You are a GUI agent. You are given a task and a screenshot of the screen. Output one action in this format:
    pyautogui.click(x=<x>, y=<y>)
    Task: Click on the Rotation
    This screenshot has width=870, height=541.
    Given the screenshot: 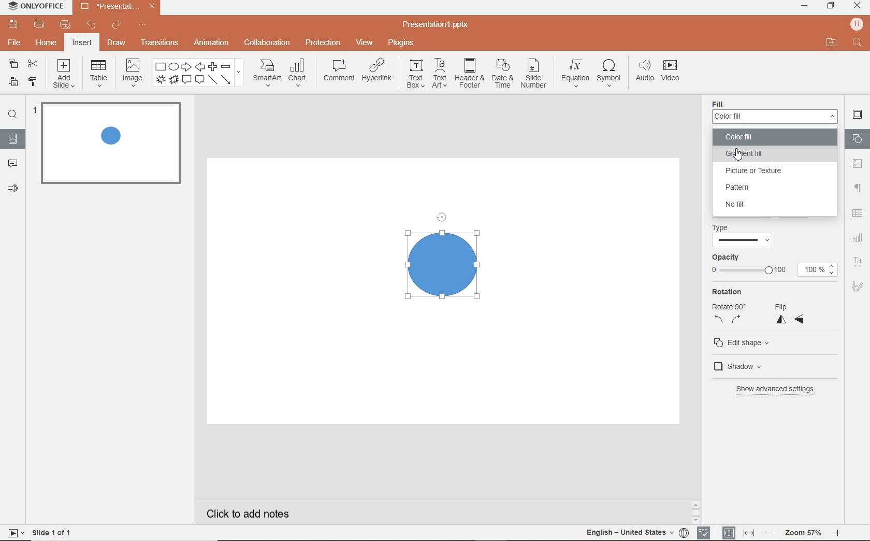 What is the action you would take?
    pyautogui.click(x=731, y=292)
    